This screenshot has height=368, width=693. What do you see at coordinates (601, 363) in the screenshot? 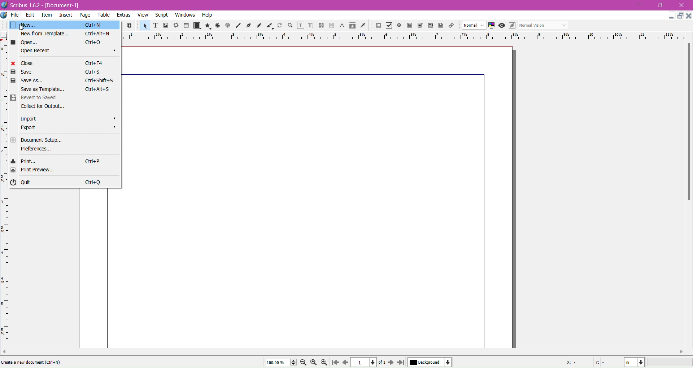
I see `Y` at bounding box center [601, 363].